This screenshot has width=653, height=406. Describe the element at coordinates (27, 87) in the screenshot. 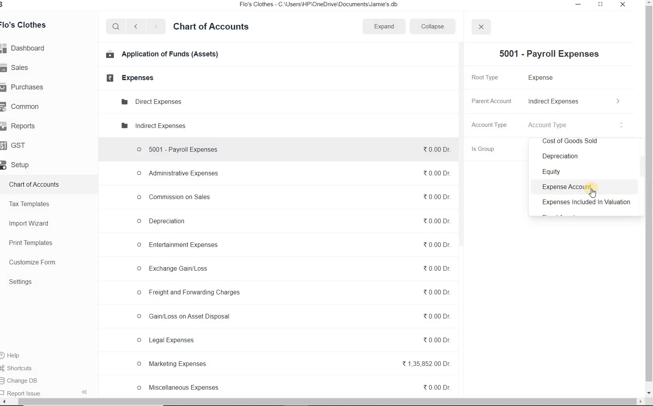

I see `Purchases` at that location.